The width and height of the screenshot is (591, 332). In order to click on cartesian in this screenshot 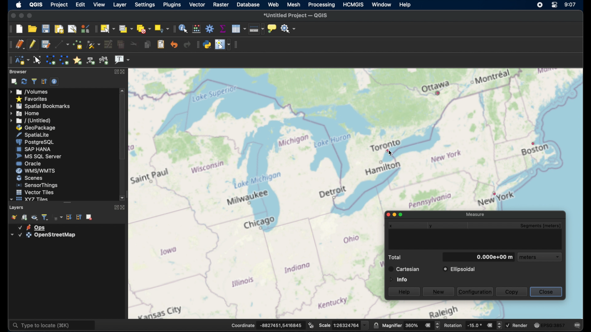, I will do `click(404, 269)`.